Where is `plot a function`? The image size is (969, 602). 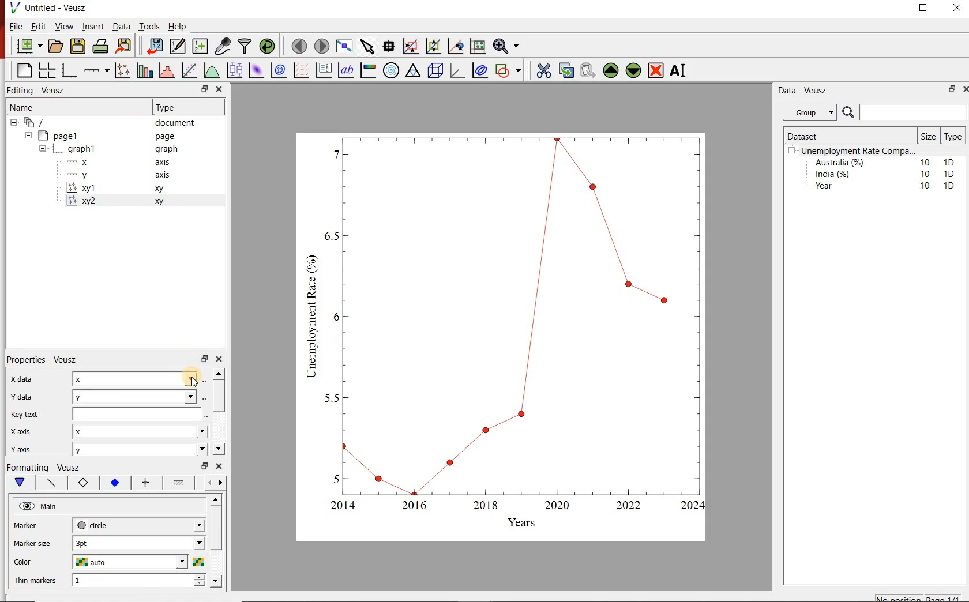
plot a function is located at coordinates (212, 70).